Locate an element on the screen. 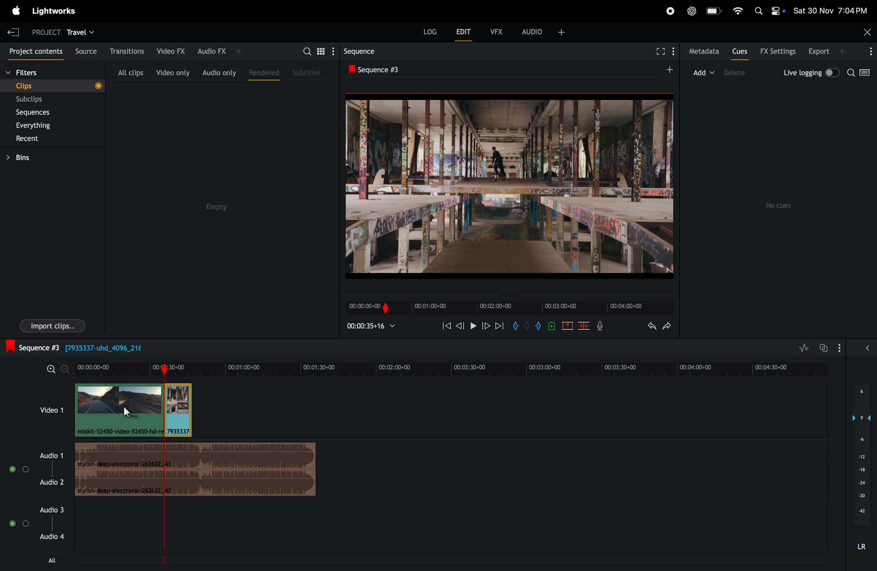  record is located at coordinates (668, 10).